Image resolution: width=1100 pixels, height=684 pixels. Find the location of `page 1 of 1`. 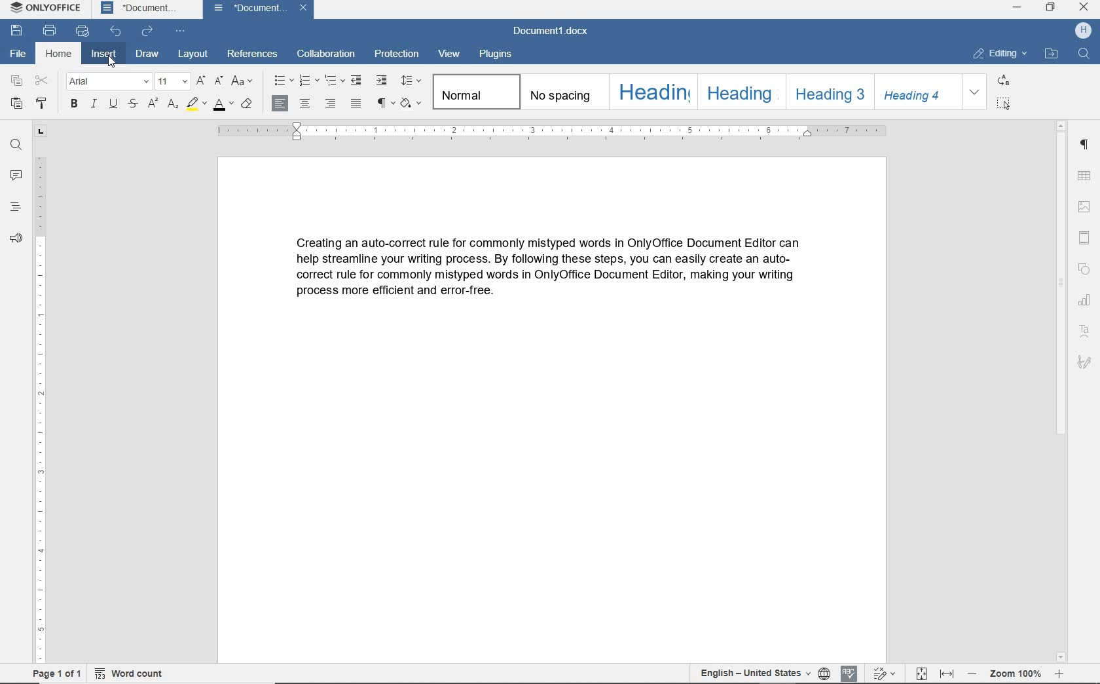

page 1 of 1 is located at coordinates (56, 675).